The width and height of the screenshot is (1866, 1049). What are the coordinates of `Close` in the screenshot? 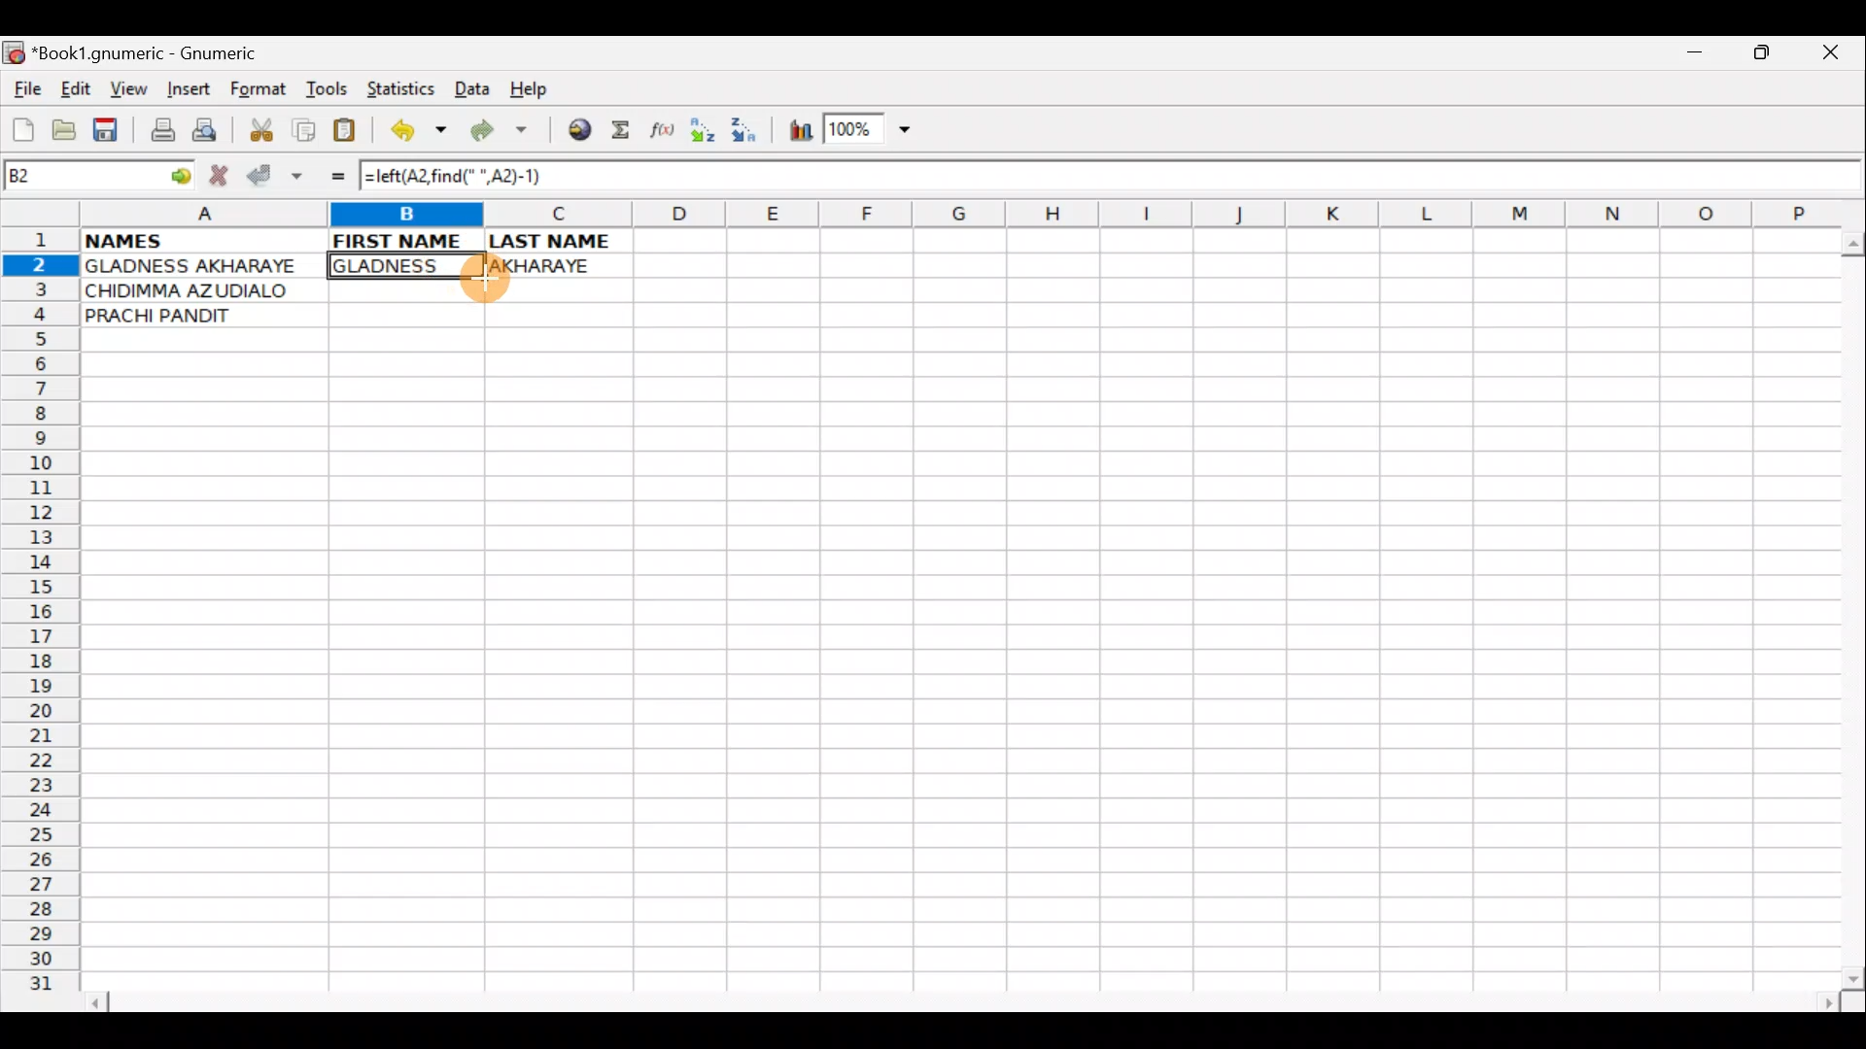 It's located at (1836, 57).